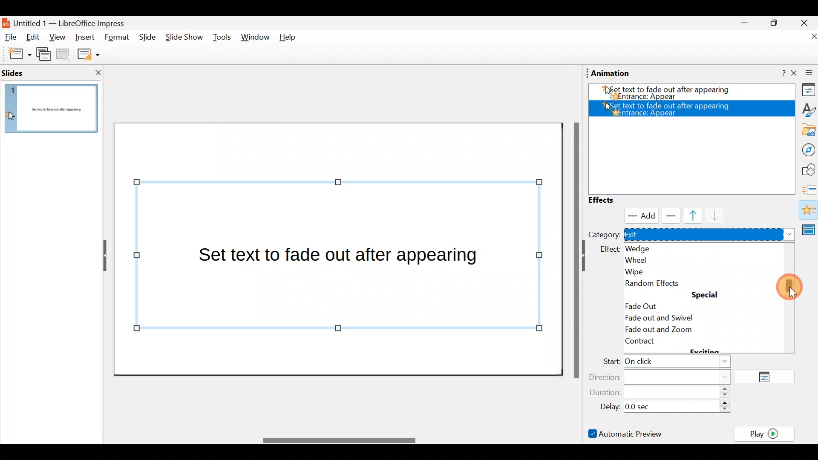 The width and height of the screenshot is (818, 460). I want to click on Help, so click(778, 74).